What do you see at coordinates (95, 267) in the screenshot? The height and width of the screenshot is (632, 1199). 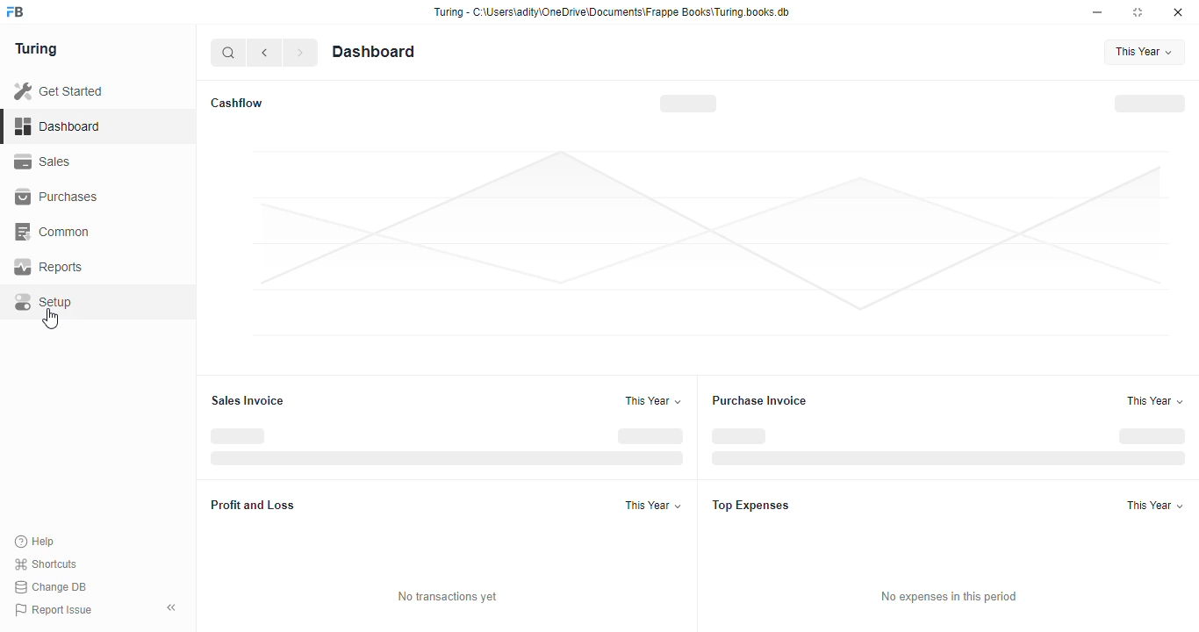 I see `Reports.` at bounding box center [95, 267].